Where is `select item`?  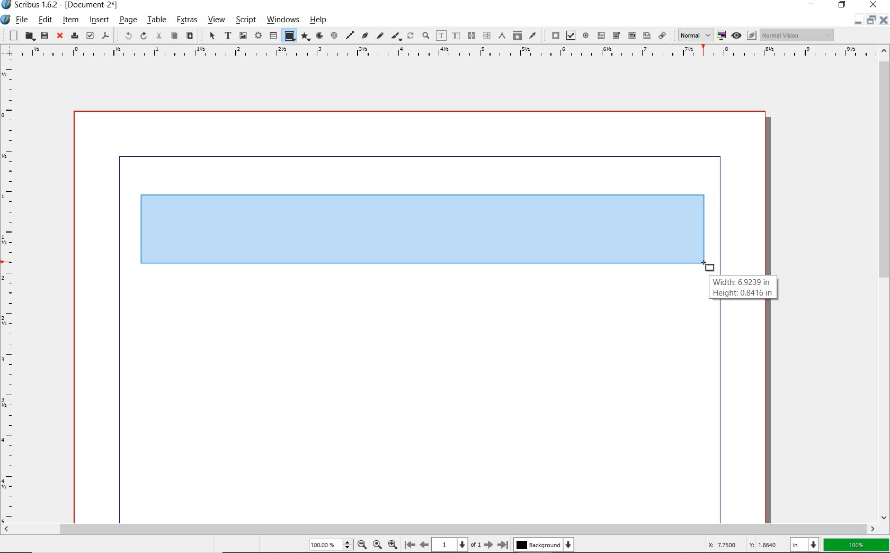 select item is located at coordinates (211, 35).